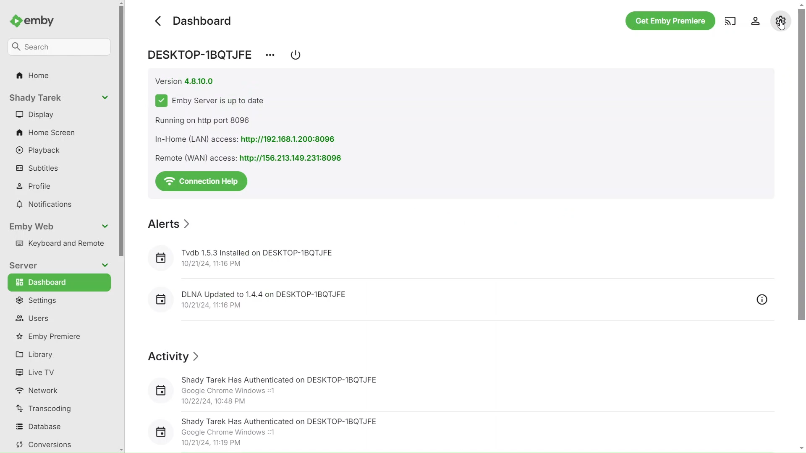  Describe the element at coordinates (801, 174) in the screenshot. I see `scrollbar` at that location.